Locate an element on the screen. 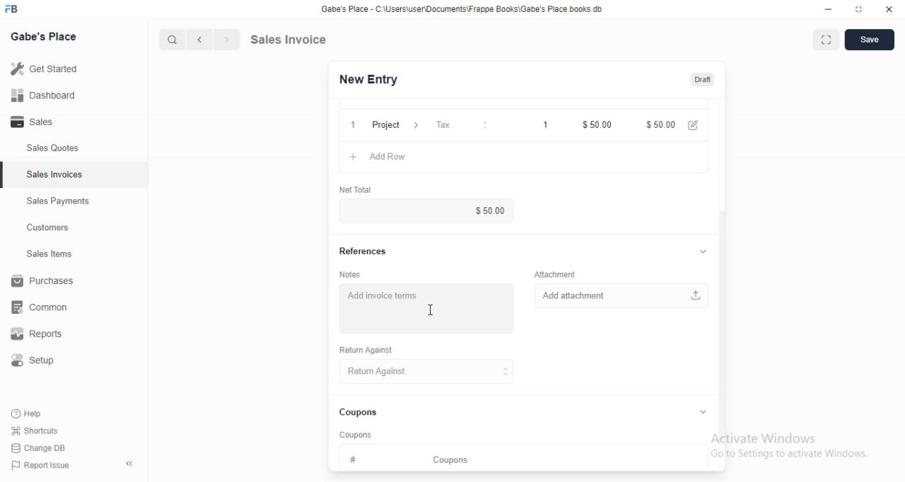 This screenshot has width=905, height=482. References is located at coordinates (364, 250).